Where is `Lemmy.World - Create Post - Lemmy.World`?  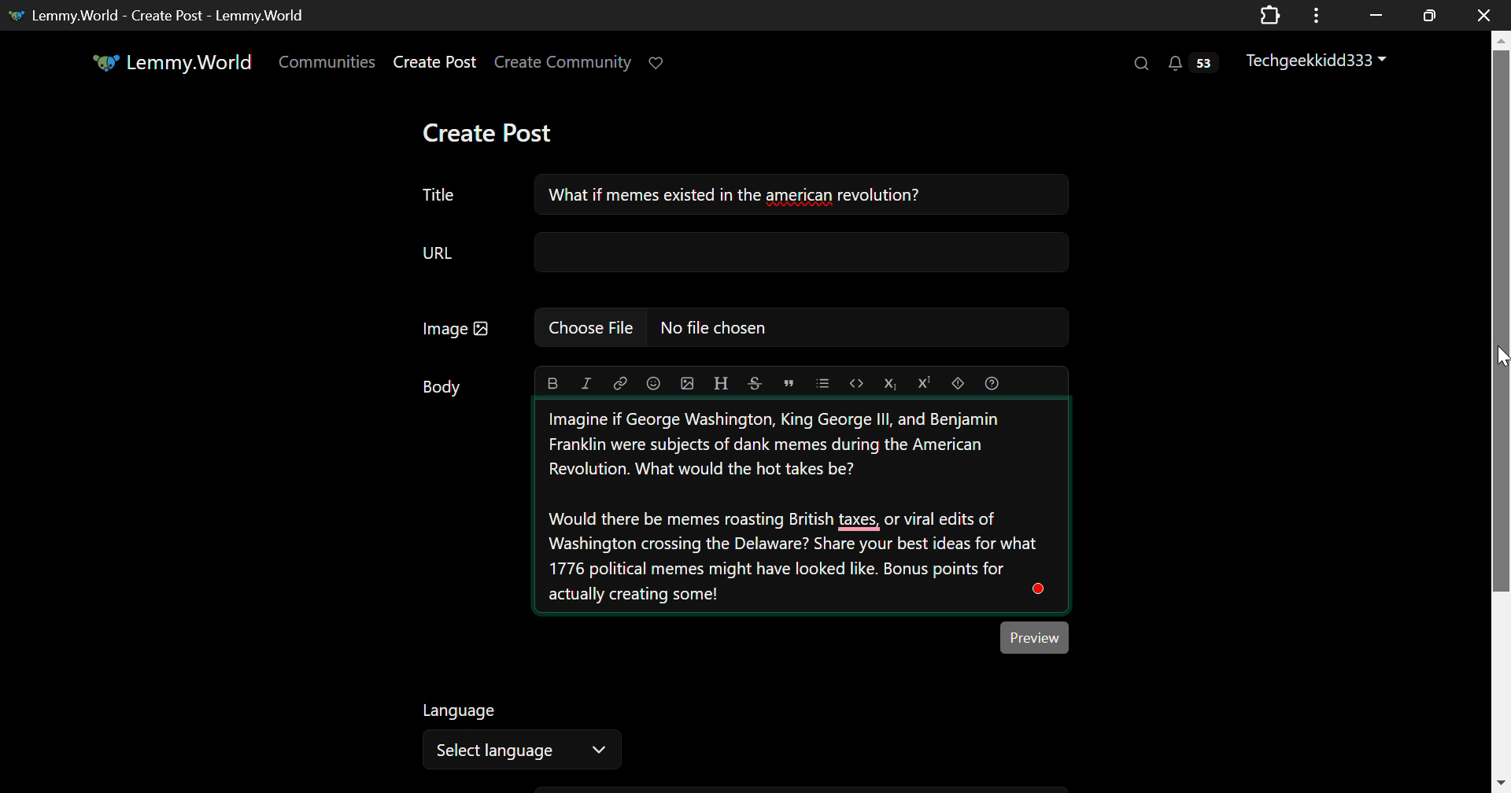 Lemmy.World - Create Post - Lemmy.World is located at coordinates (169, 15).